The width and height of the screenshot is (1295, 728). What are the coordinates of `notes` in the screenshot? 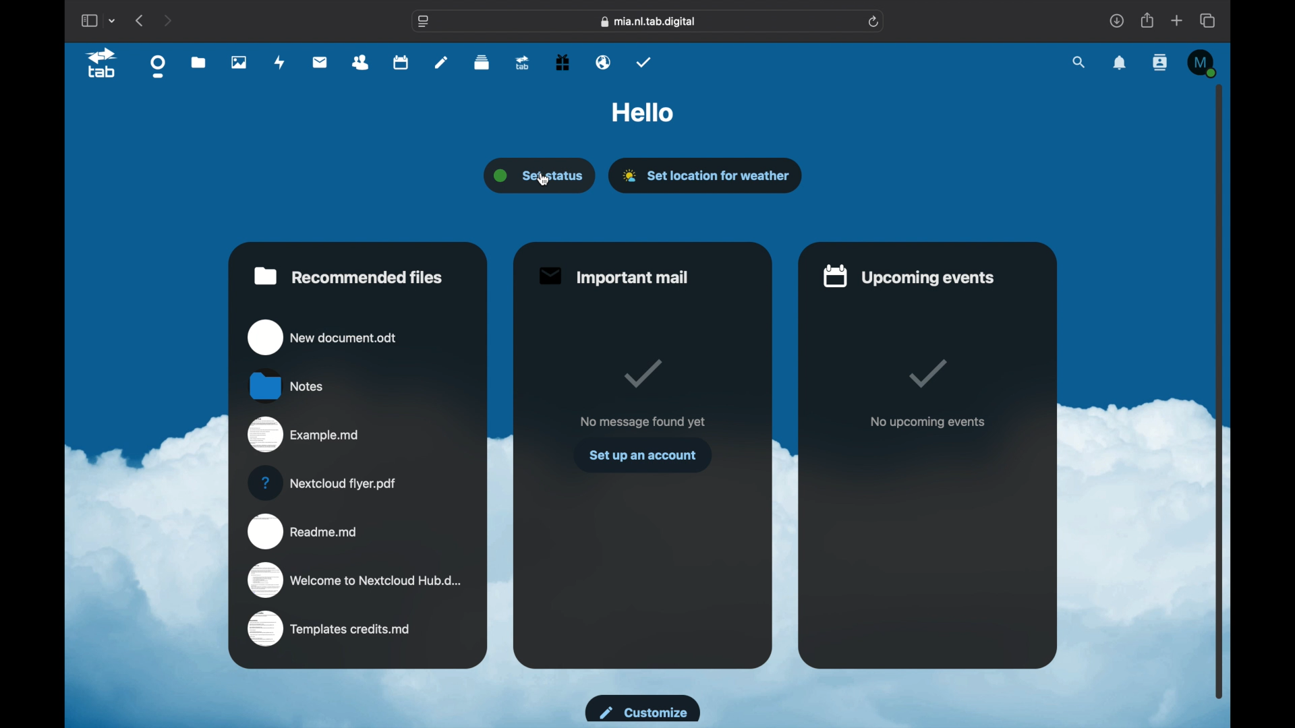 It's located at (288, 385).